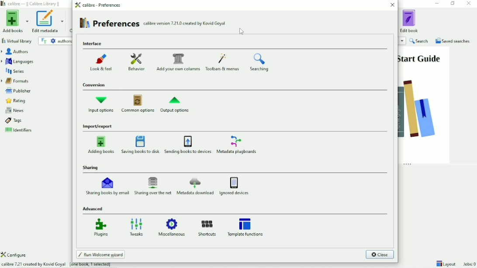 The height and width of the screenshot is (268, 477). I want to click on Metadata download, so click(196, 186).